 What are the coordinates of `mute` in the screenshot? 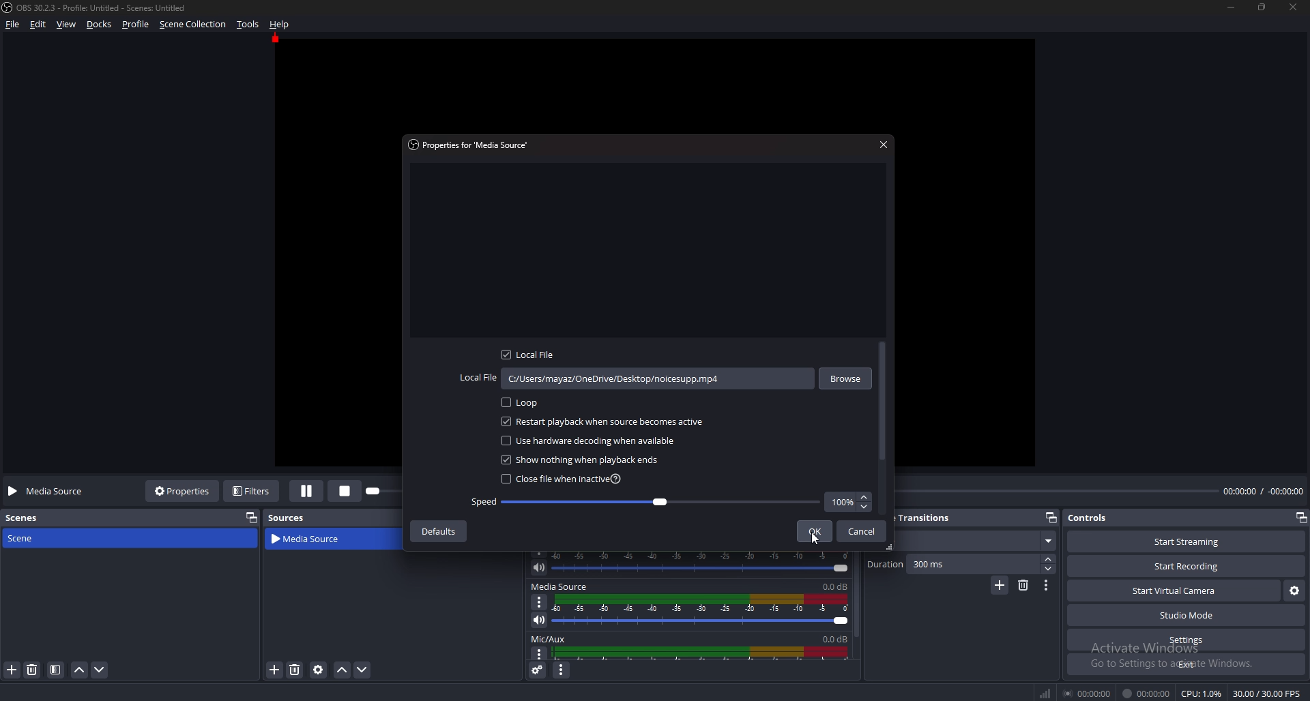 It's located at (539, 620).